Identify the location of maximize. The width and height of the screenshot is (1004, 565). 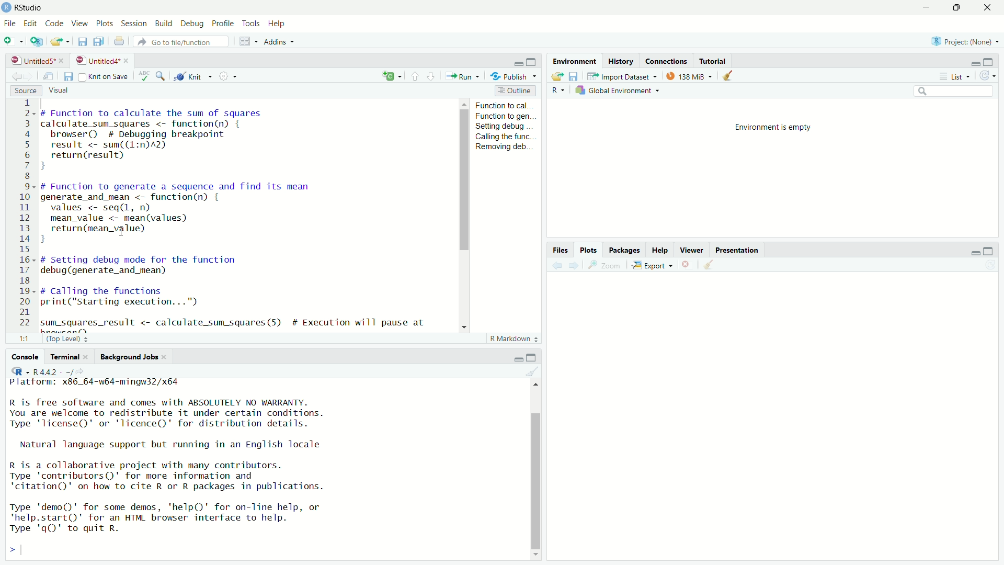
(962, 9).